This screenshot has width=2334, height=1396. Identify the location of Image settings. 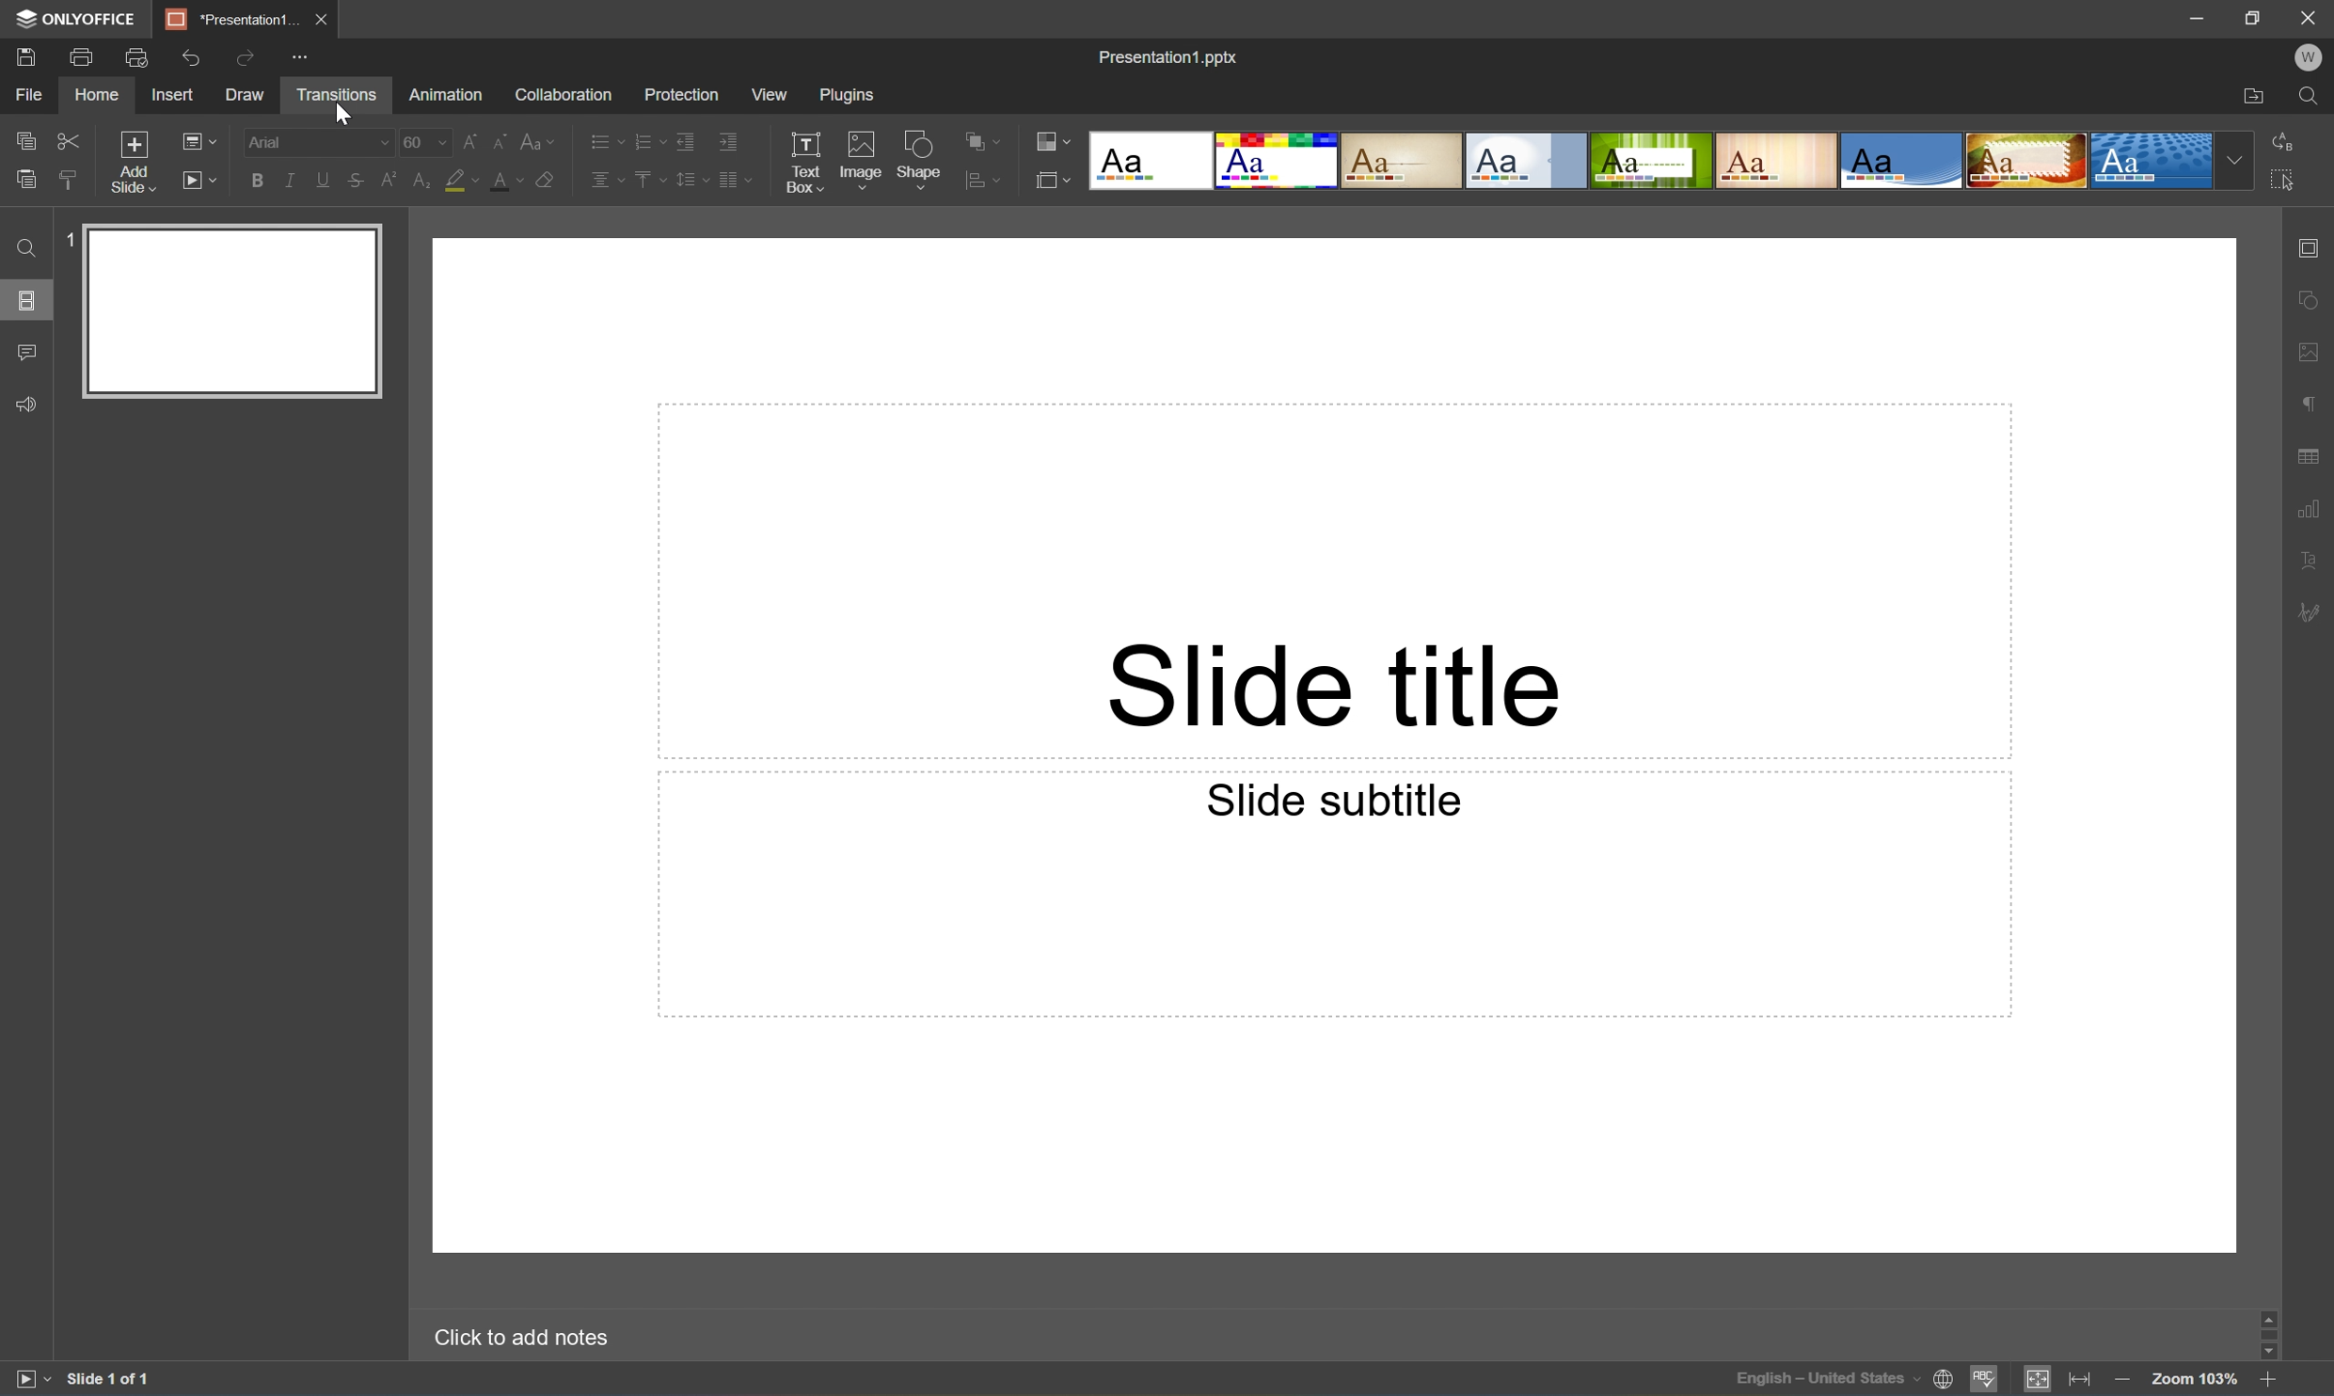
(2310, 356).